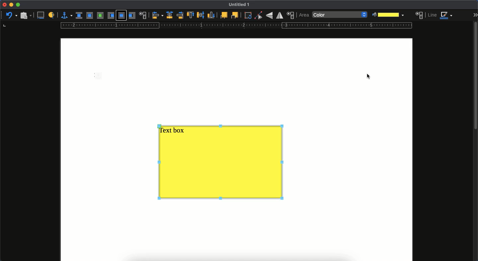 The width and height of the screenshot is (478, 261). I want to click on a label to identify an object, so click(52, 15).